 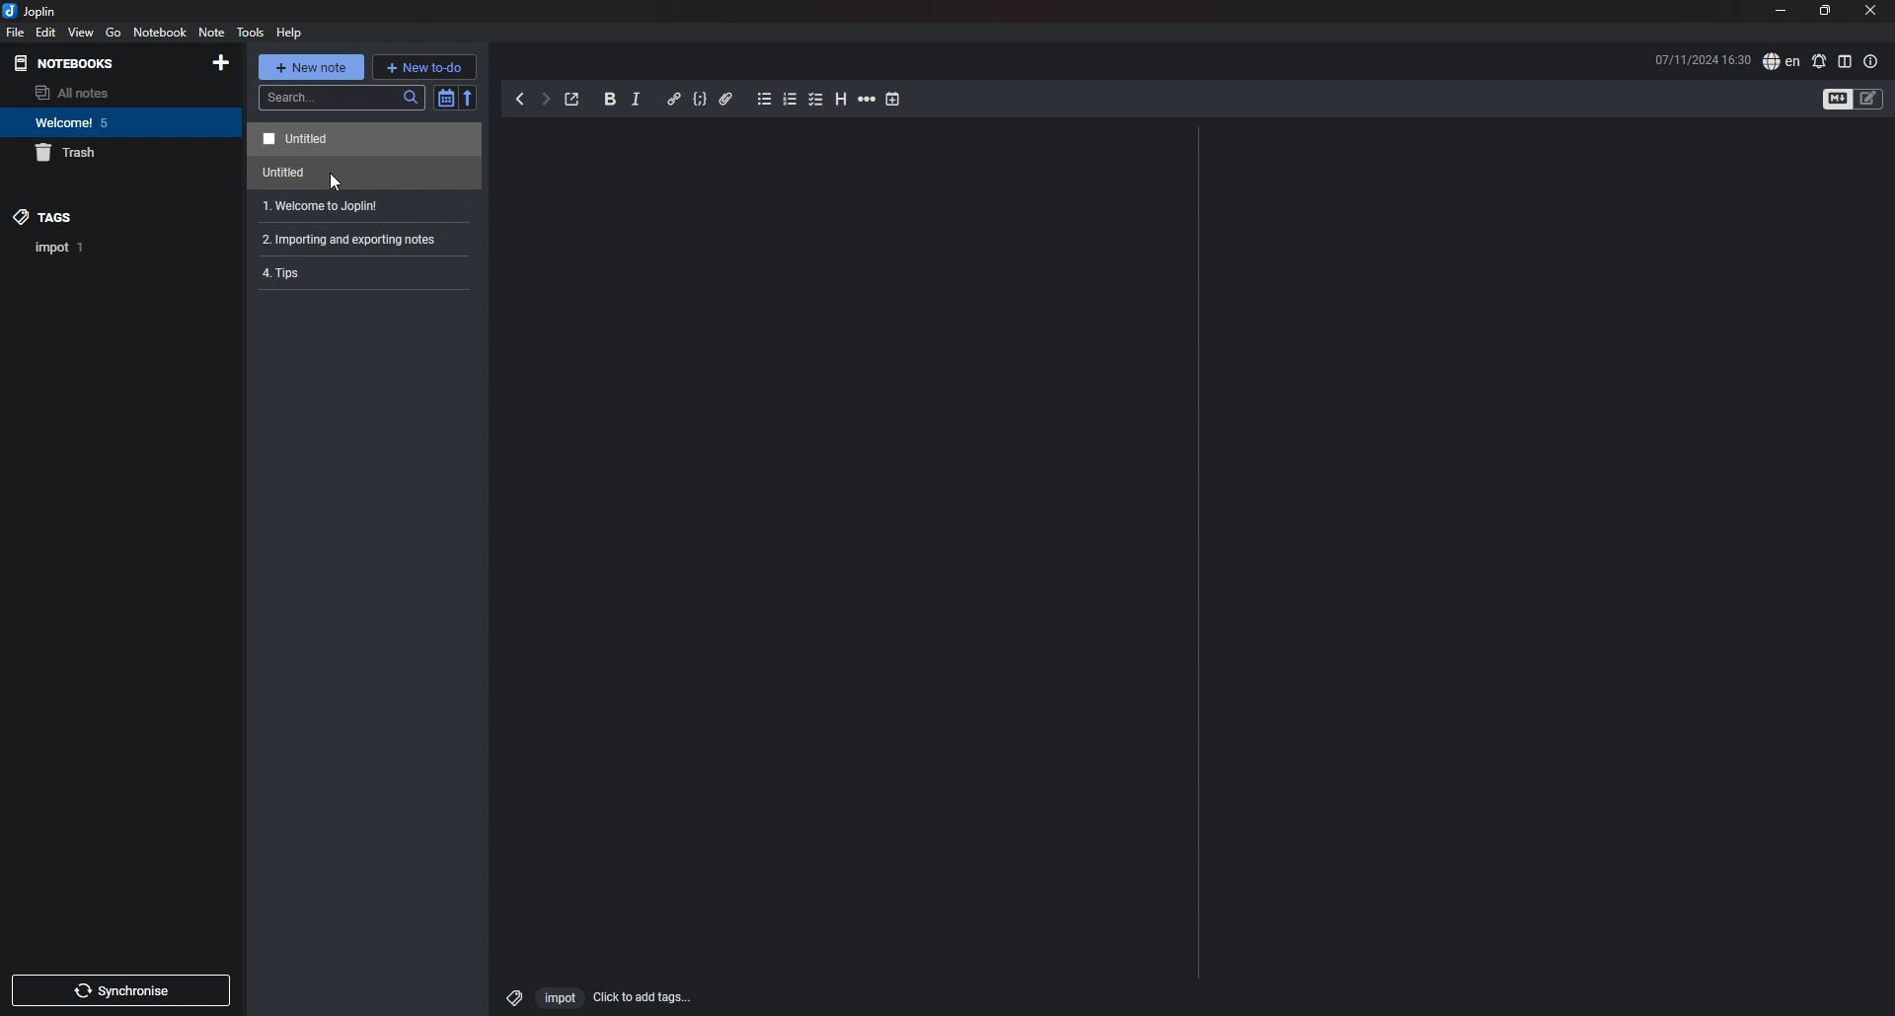 What do you see at coordinates (561, 998) in the screenshot?
I see `impot` at bounding box center [561, 998].